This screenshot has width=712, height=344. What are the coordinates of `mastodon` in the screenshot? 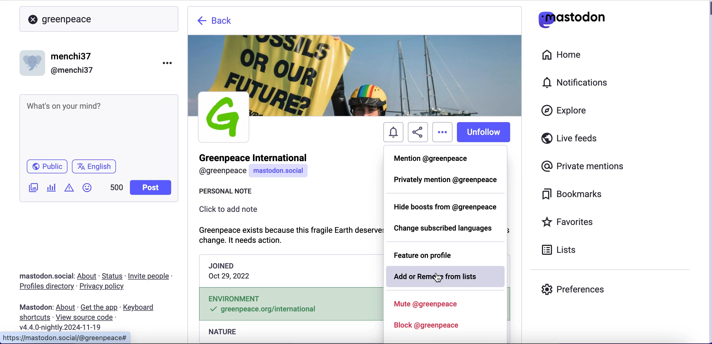 It's located at (36, 307).